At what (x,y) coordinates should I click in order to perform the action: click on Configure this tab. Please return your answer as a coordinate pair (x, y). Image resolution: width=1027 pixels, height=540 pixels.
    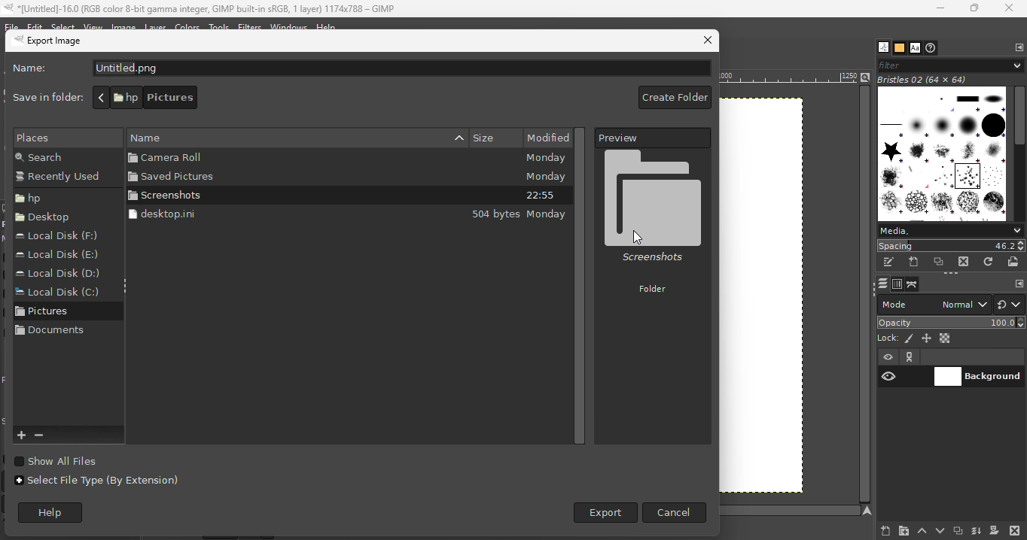
    Looking at the image, I should click on (1019, 47).